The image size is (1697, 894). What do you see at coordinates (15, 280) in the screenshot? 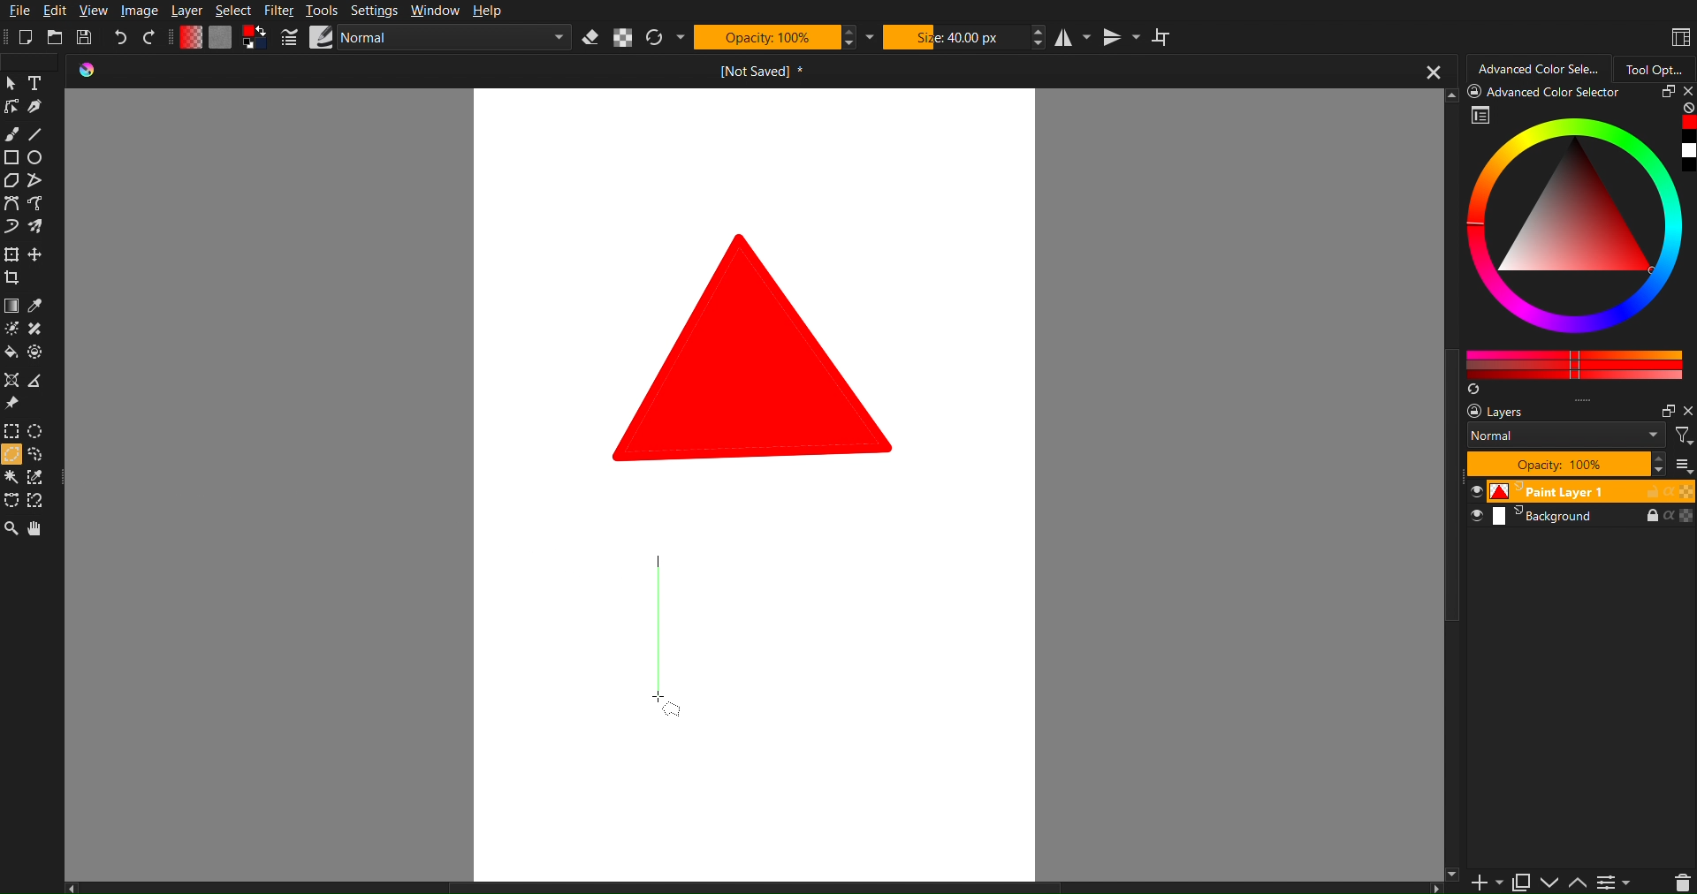
I see `Crop` at bounding box center [15, 280].